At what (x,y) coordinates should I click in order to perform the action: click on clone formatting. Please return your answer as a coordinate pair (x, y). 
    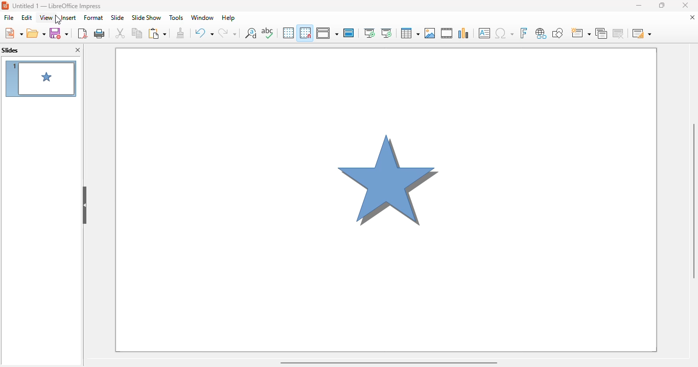
    Looking at the image, I should click on (181, 33).